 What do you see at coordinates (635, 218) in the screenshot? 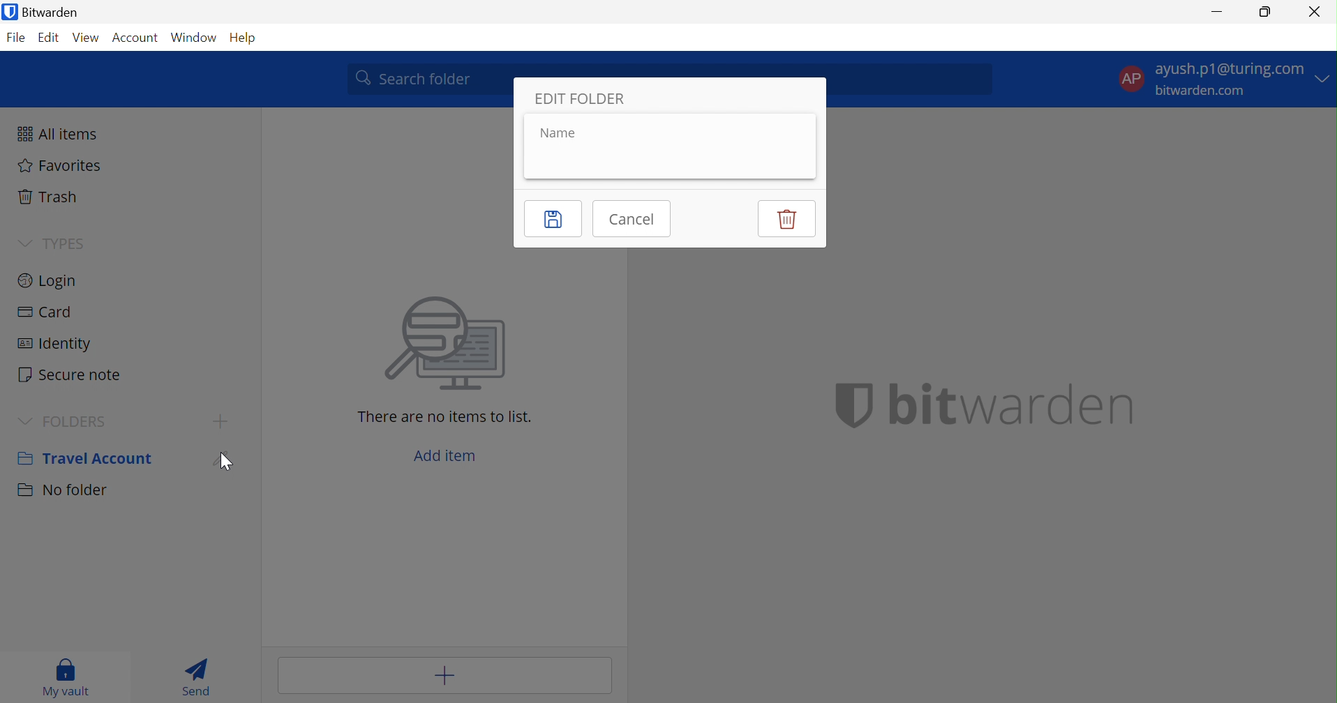
I see `Cancel` at bounding box center [635, 218].